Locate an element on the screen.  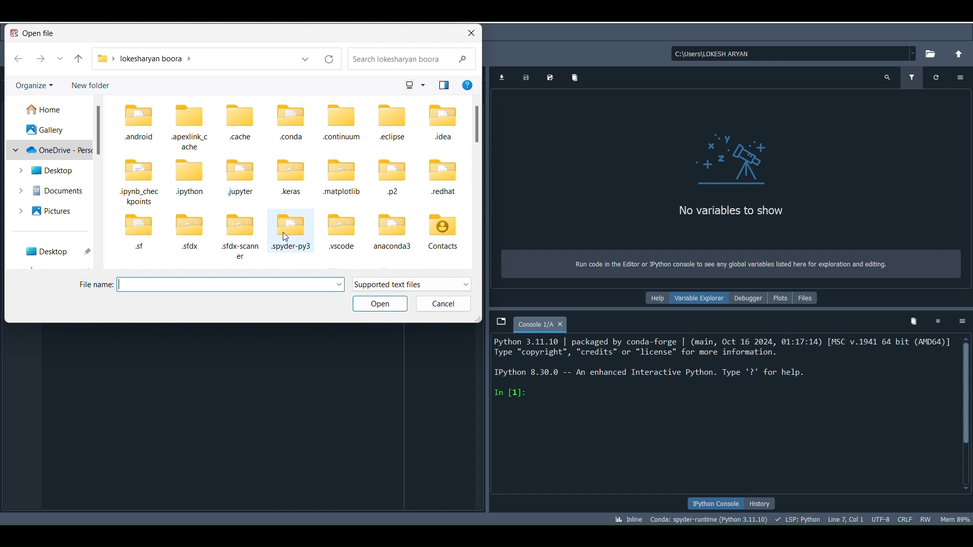
IPython console is located at coordinates (708, 503).